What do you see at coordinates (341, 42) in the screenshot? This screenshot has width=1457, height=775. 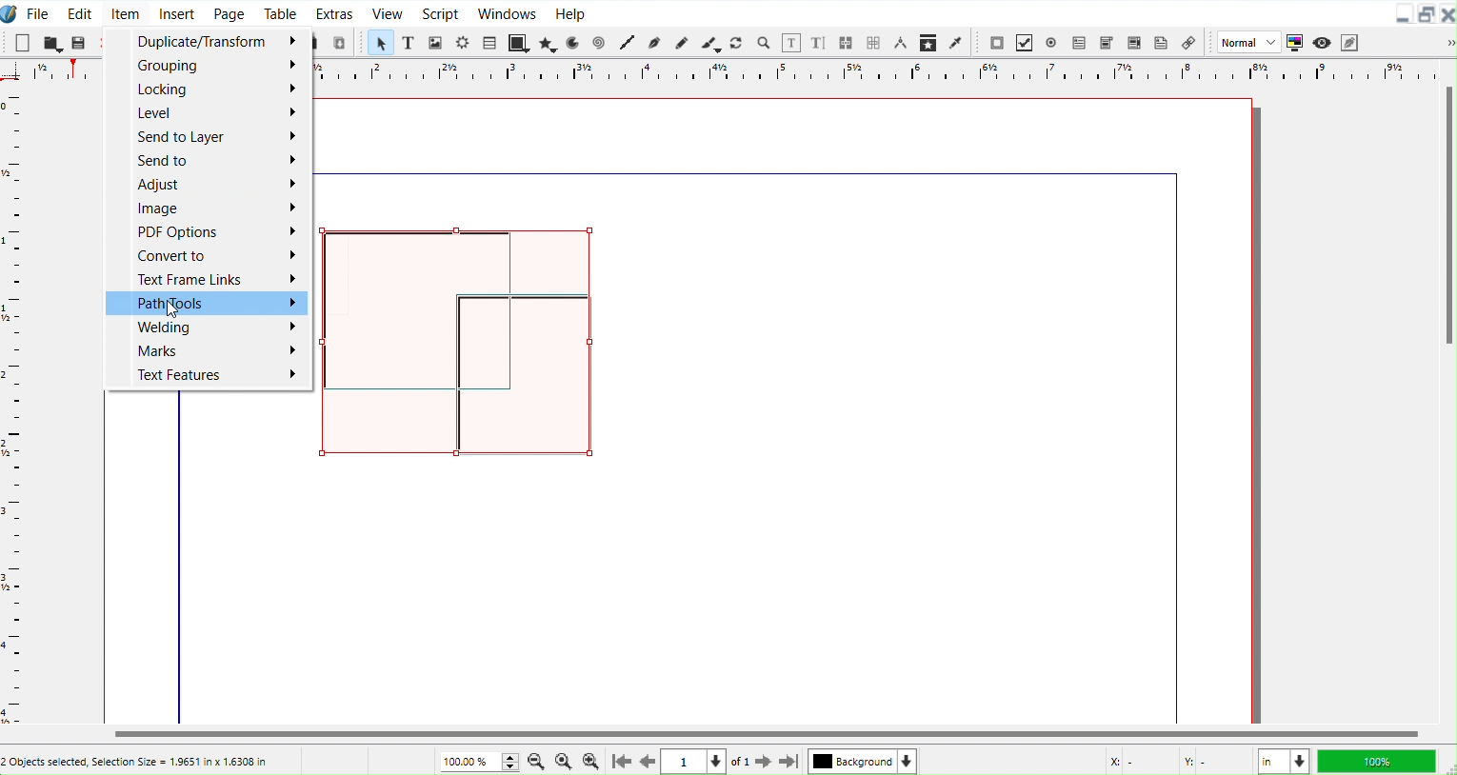 I see `Paste` at bounding box center [341, 42].